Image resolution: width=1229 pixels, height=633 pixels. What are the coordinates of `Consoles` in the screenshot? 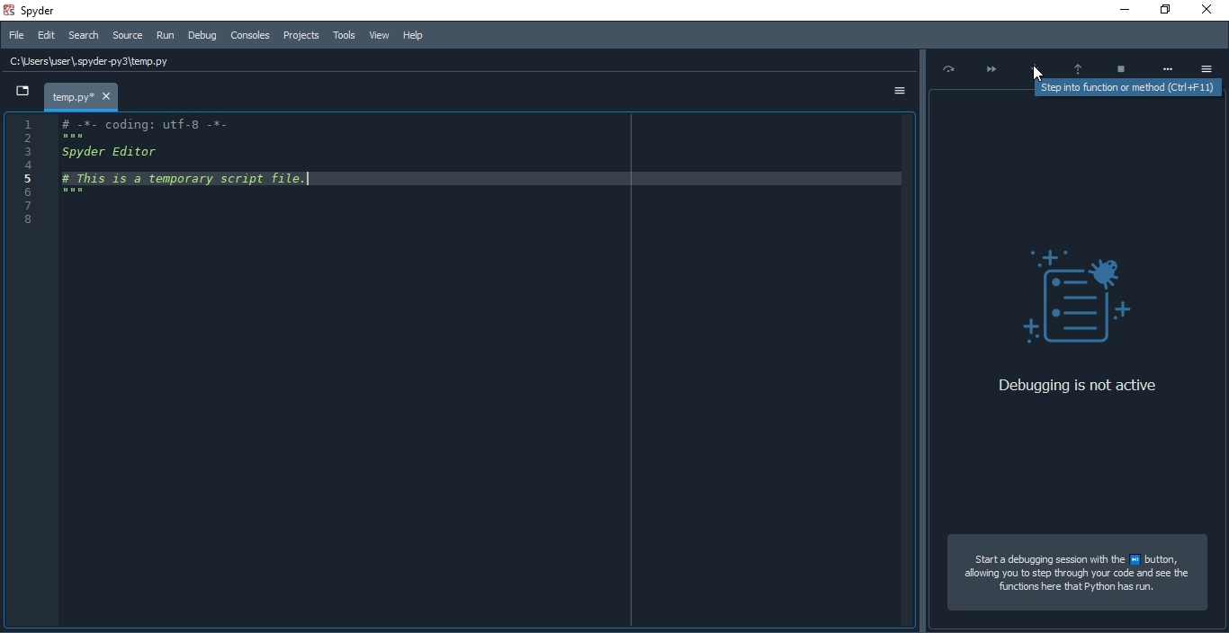 It's located at (301, 35).